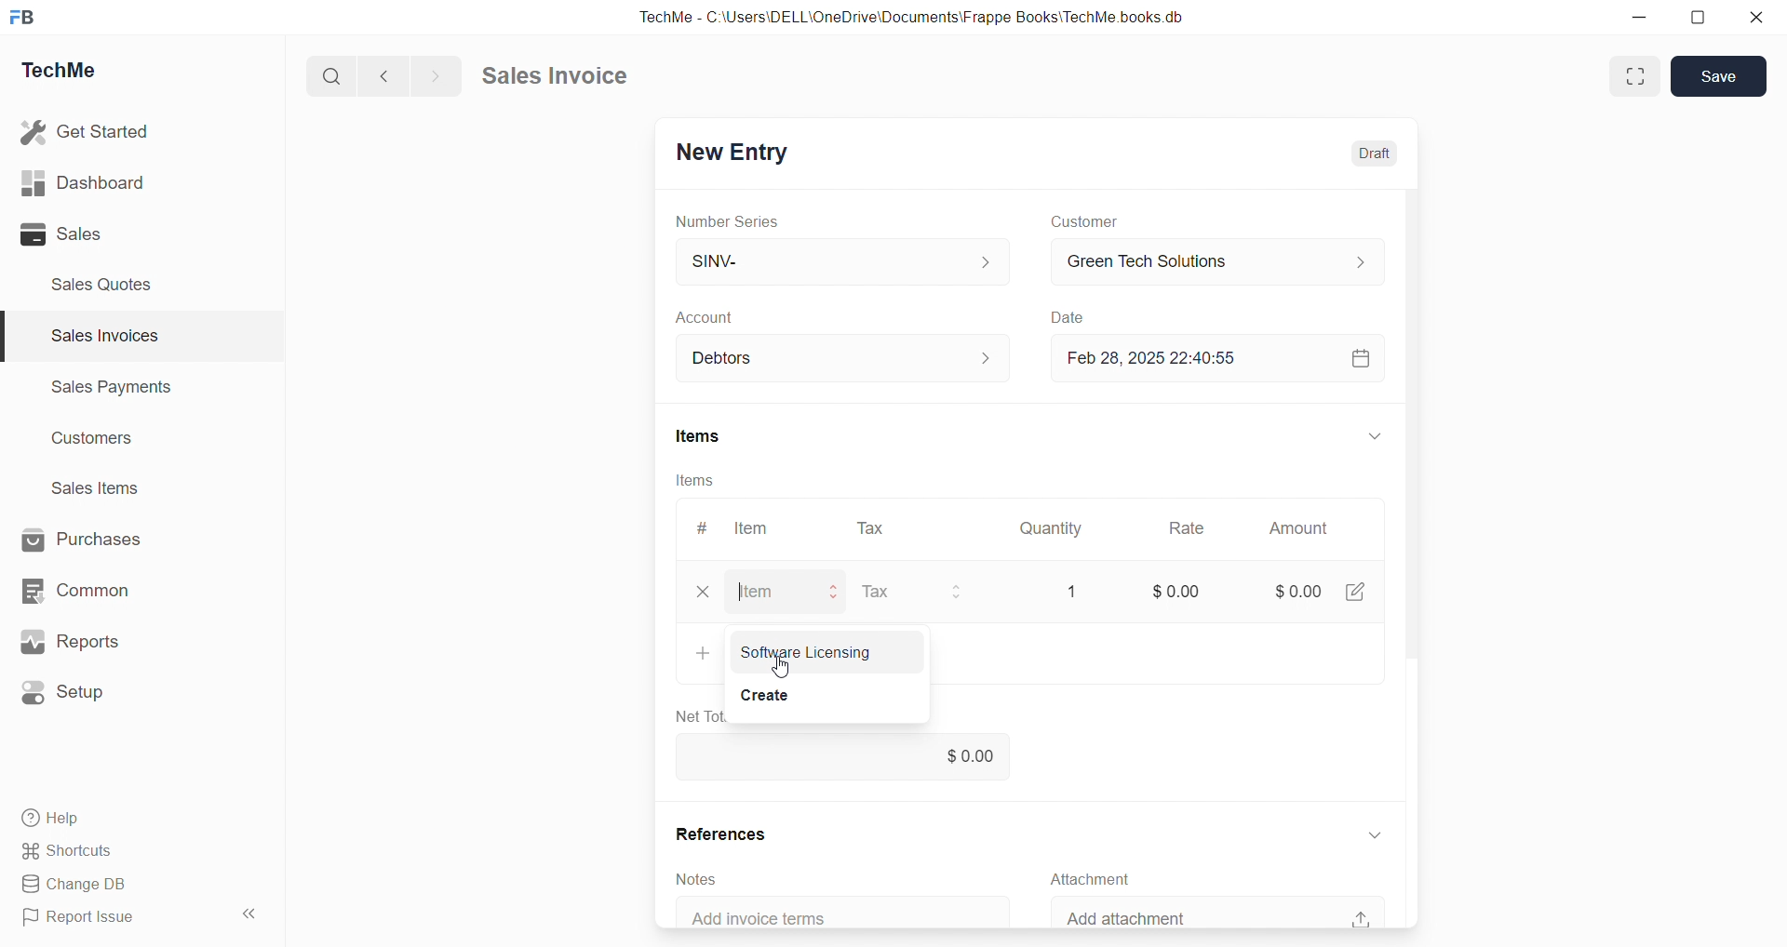 The width and height of the screenshot is (1787, 947). What do you see at coordinates (1636, 77) in the screenshot?
I see `enlarge` at bounding box center [1636, 77].